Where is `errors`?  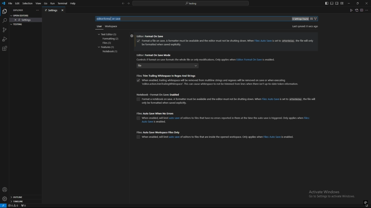 errors is located at coordinates (13, 206).